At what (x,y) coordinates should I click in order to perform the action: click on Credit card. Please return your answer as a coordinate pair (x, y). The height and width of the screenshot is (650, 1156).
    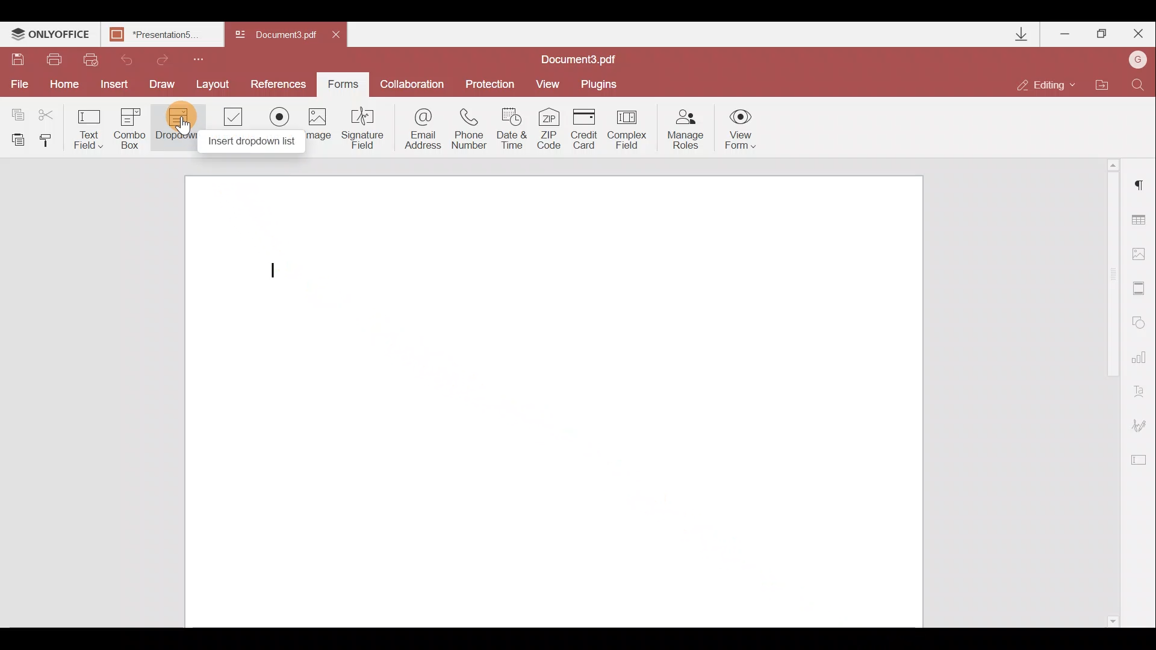
    Looking at the image, I should click on (588, 127).